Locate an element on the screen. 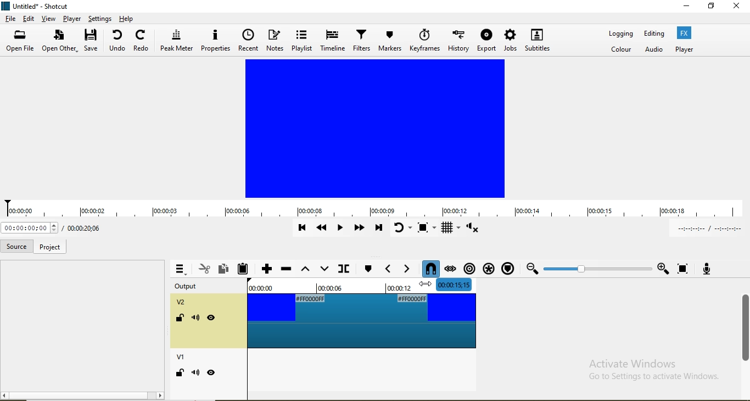 The image size is (750, 401). Zoom timeline to fit is located at coordinates (596, 268).